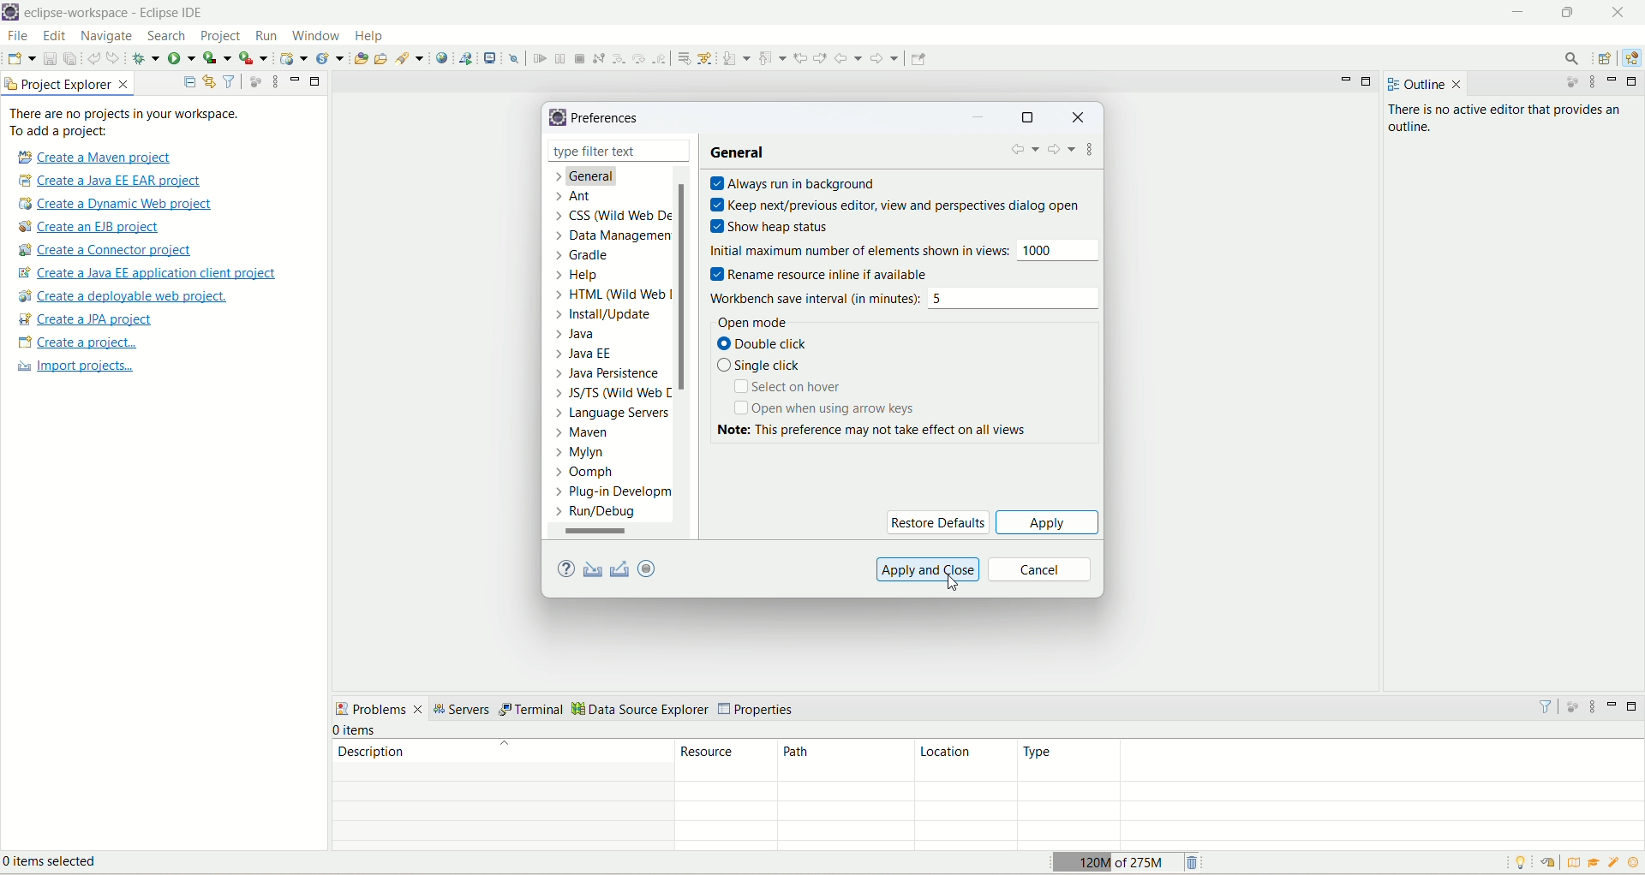 Image resolution: width=1645 pixels, height=875 pixels. I want to click on run, so click(265, 35).